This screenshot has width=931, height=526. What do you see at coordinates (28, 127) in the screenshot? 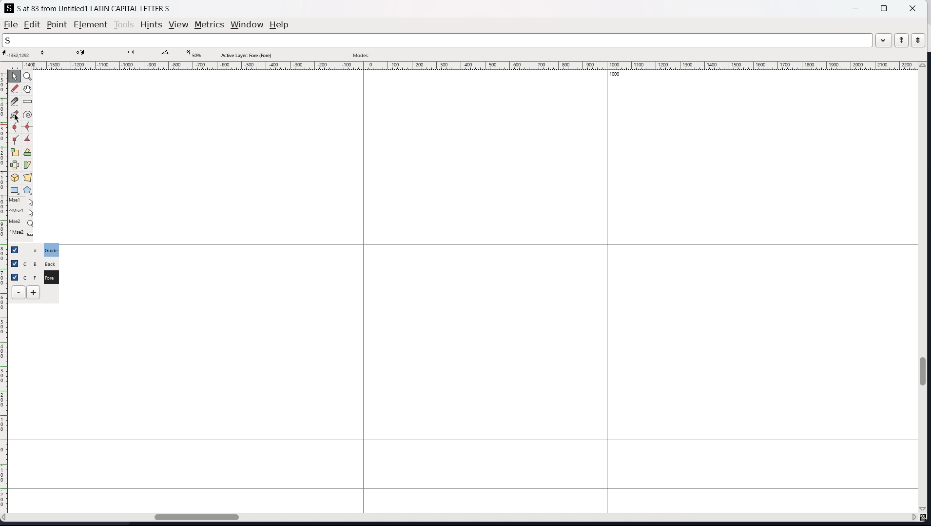
I see `add a curve point always either vertically or horizontally` at bounding box center [28, 127].